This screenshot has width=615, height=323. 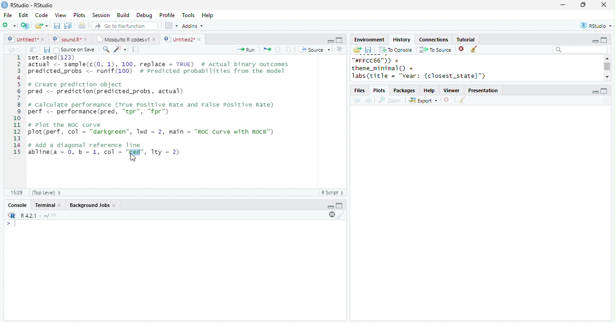 What do you see at coordinates (125, 26) in the screenshot?
I see `search file` at bounding box center [125, 26].